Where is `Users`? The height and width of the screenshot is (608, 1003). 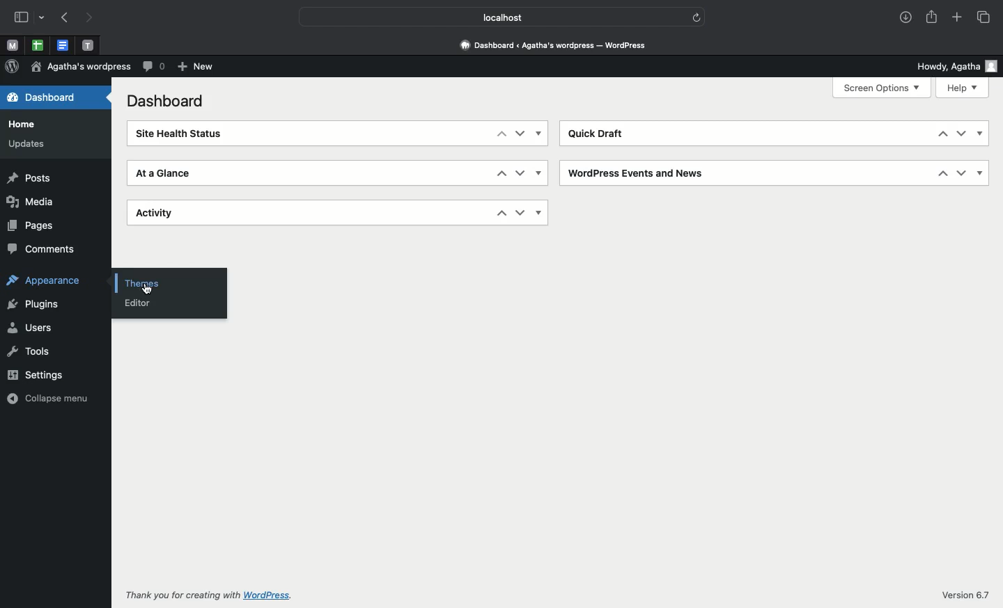
Users is located at coordinates (29, 328).